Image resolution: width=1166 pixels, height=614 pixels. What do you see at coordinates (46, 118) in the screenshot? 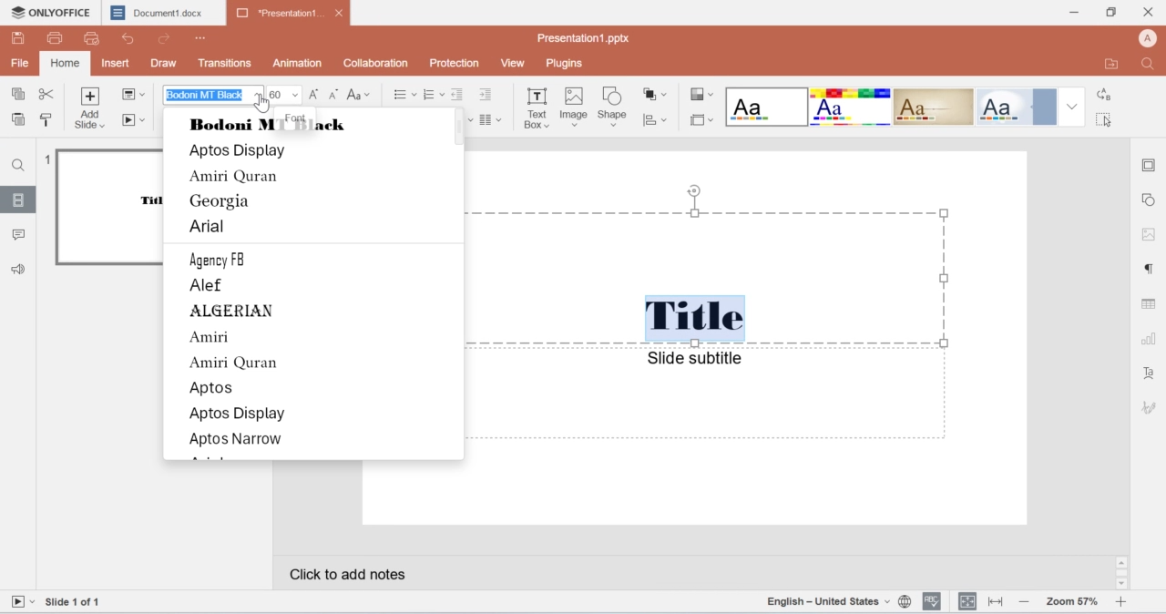
I see `paint` at bounding box center [46, 118].